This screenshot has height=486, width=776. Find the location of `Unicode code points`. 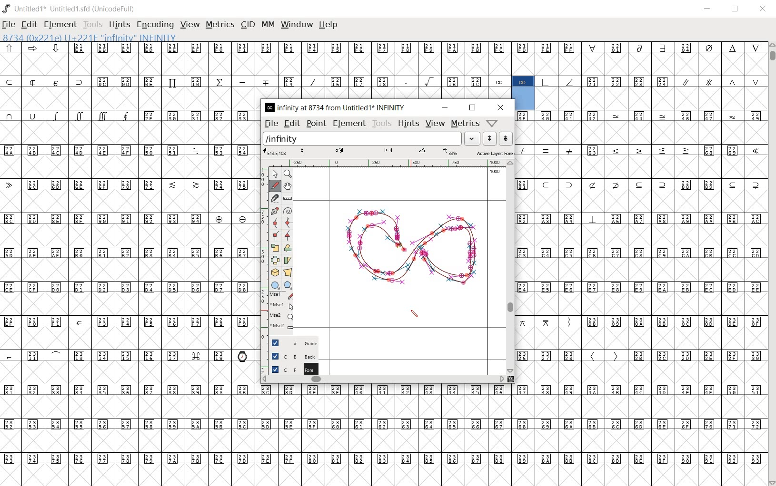

Unicode code points is located at coordinates (559, 116).